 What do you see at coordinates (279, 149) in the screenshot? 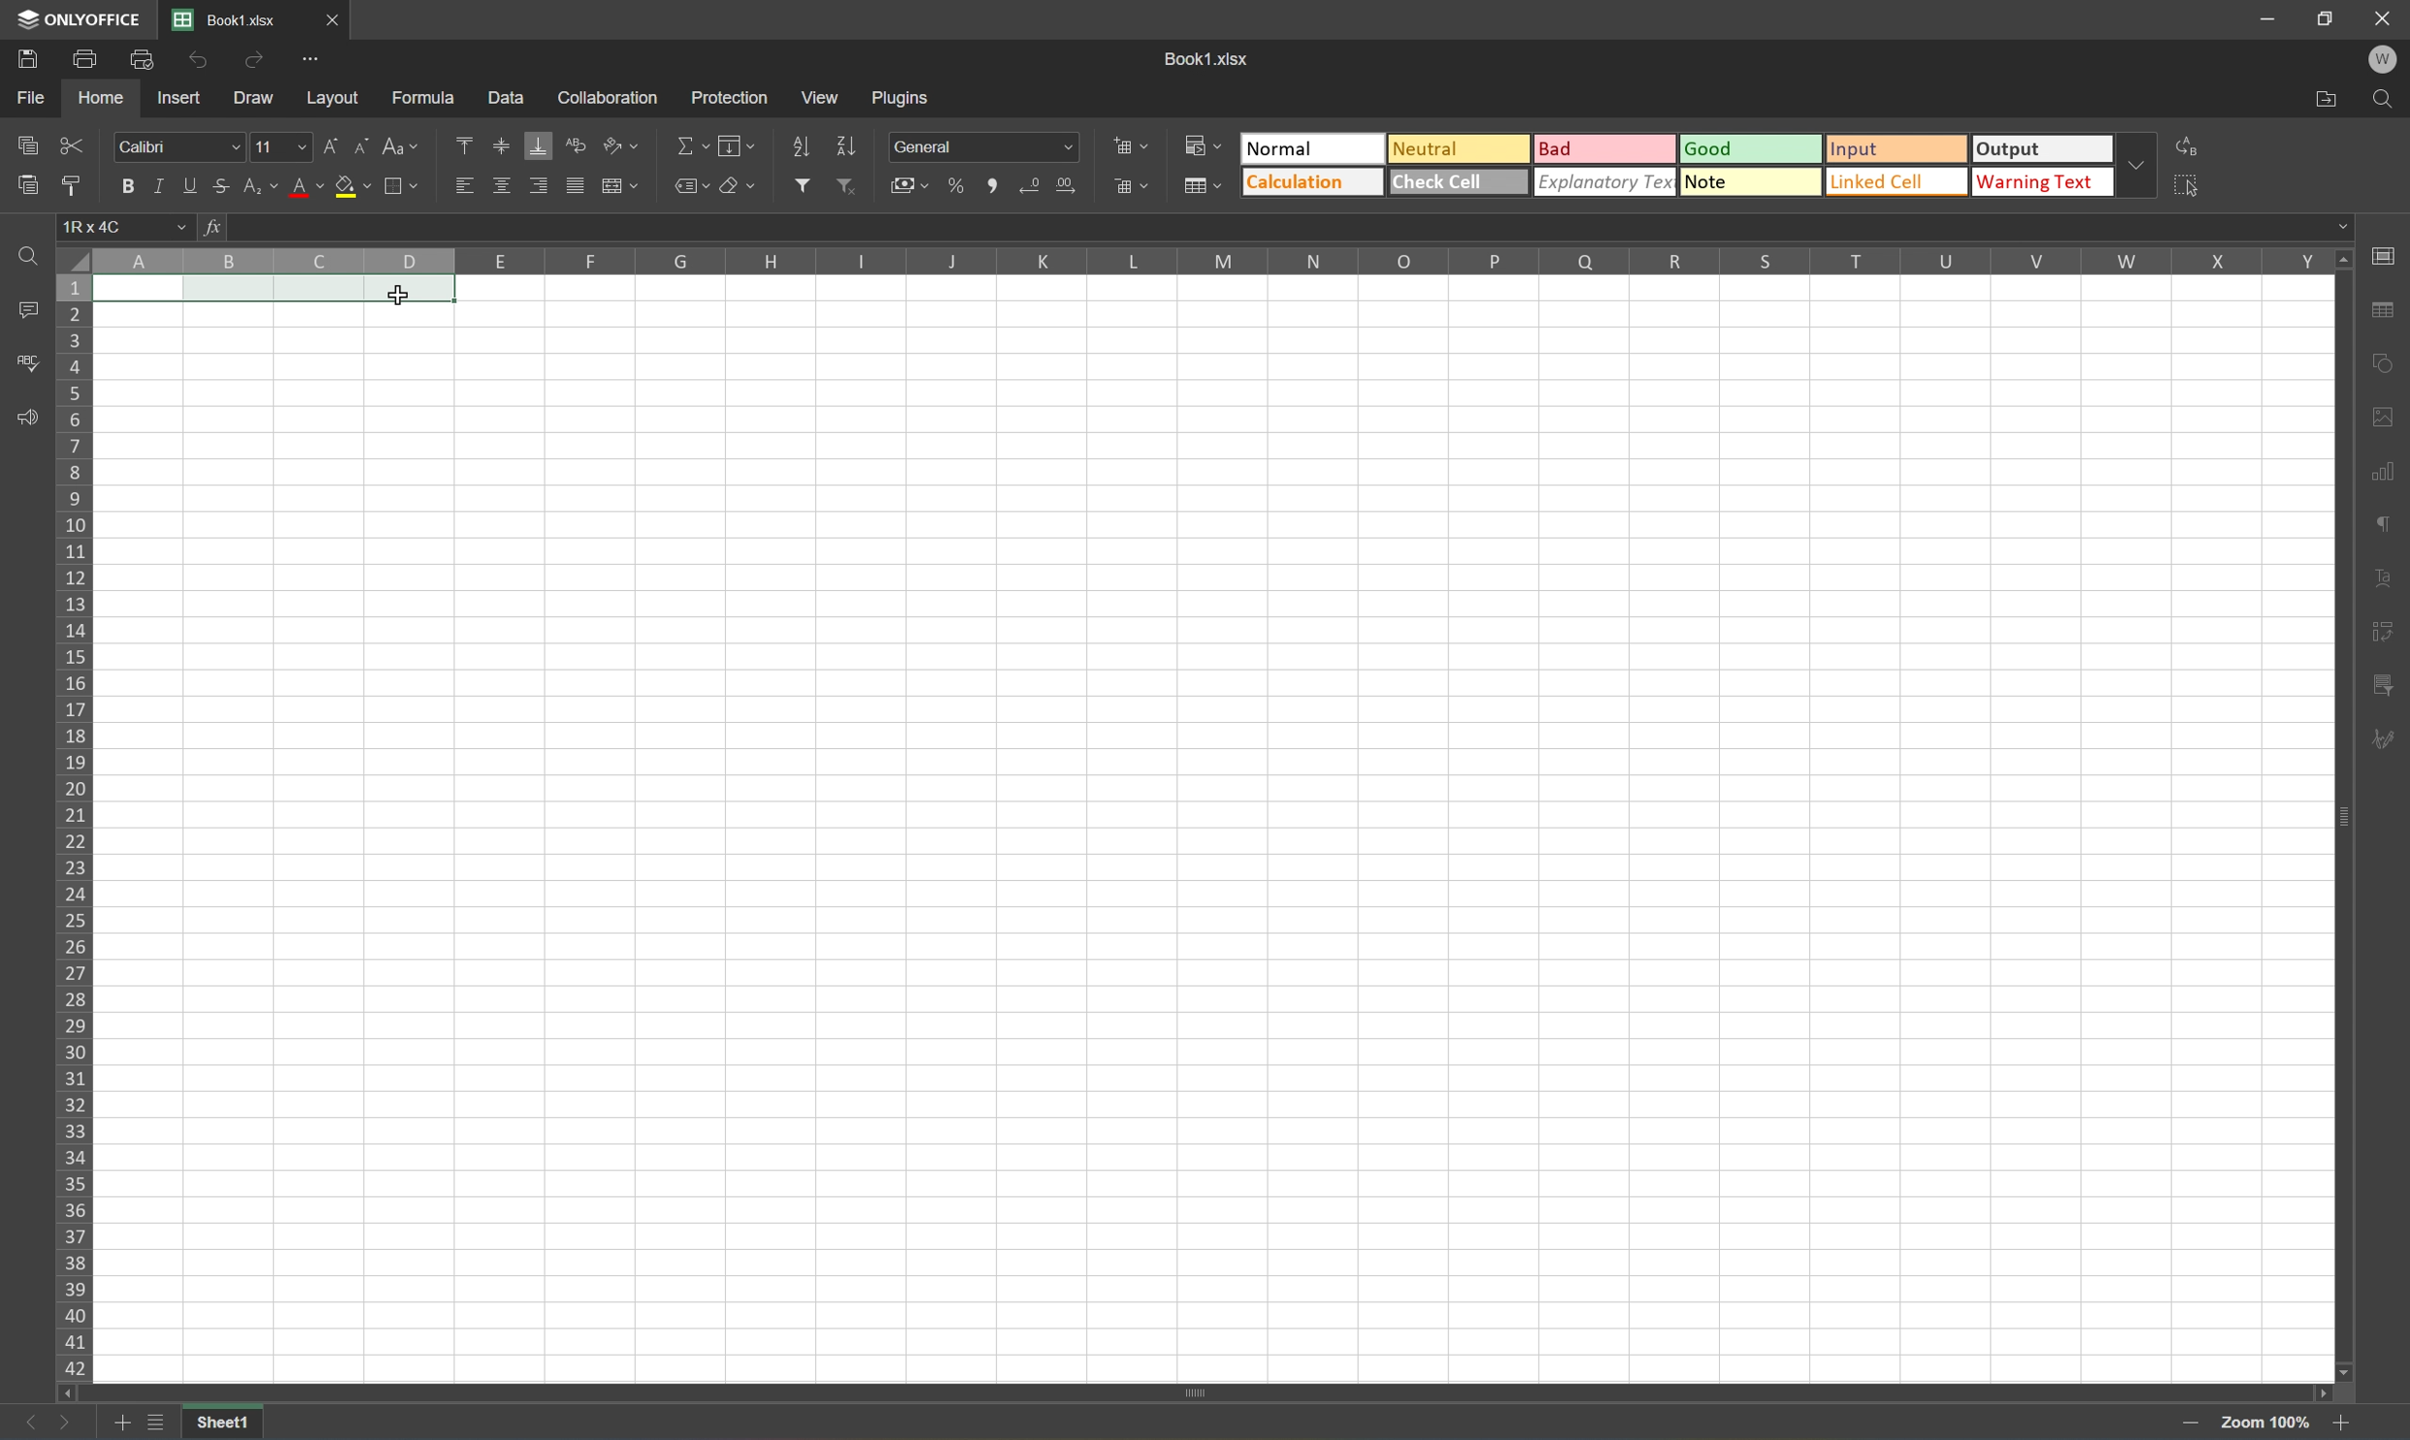
I see `Font size` at bounding box center [279, 149].